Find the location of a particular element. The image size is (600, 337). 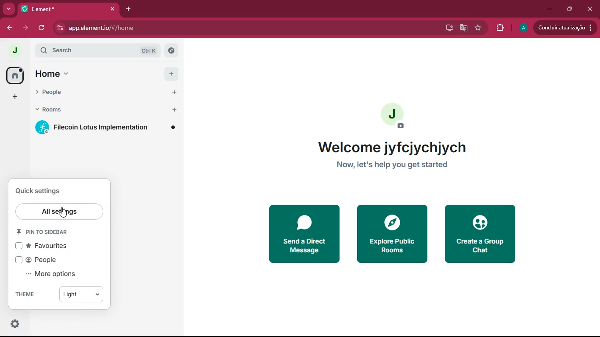

refresh is located at coordinates (42, 29).